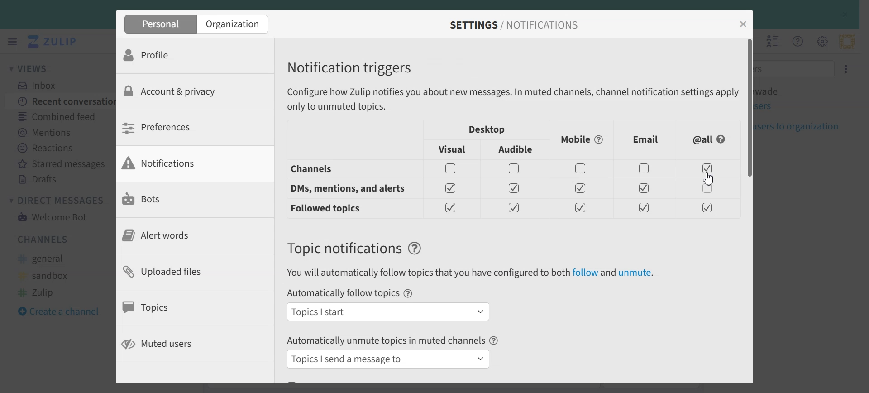 Image resolution: width=869 pixels, height=393 pixels. Describe the element at coordinates (744, 24) in the screenshot. I see `Close` at that location.